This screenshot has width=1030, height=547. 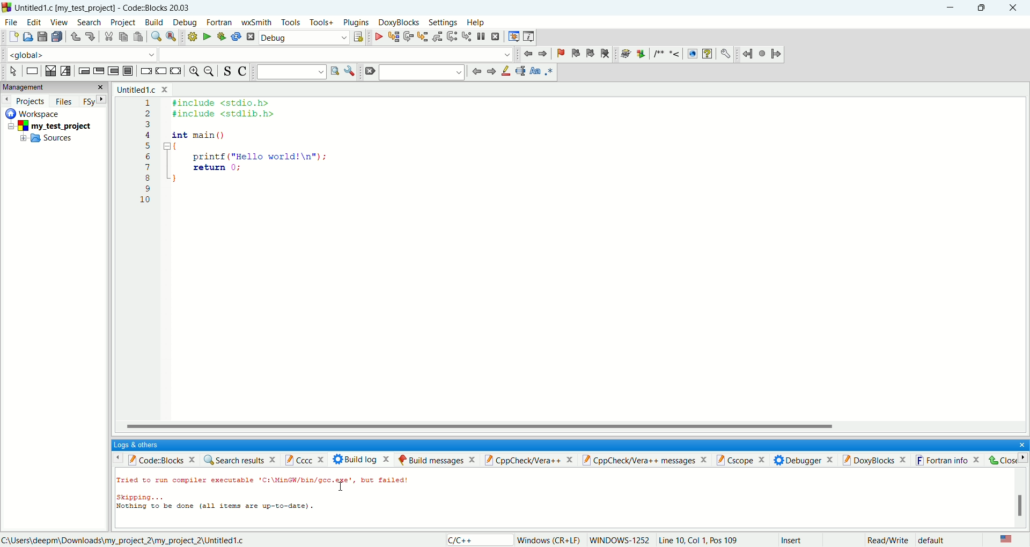 What do you see at coordinates (467, 36) in the screenshot?
I see `step into instruction` at bounding box center [467, 36].